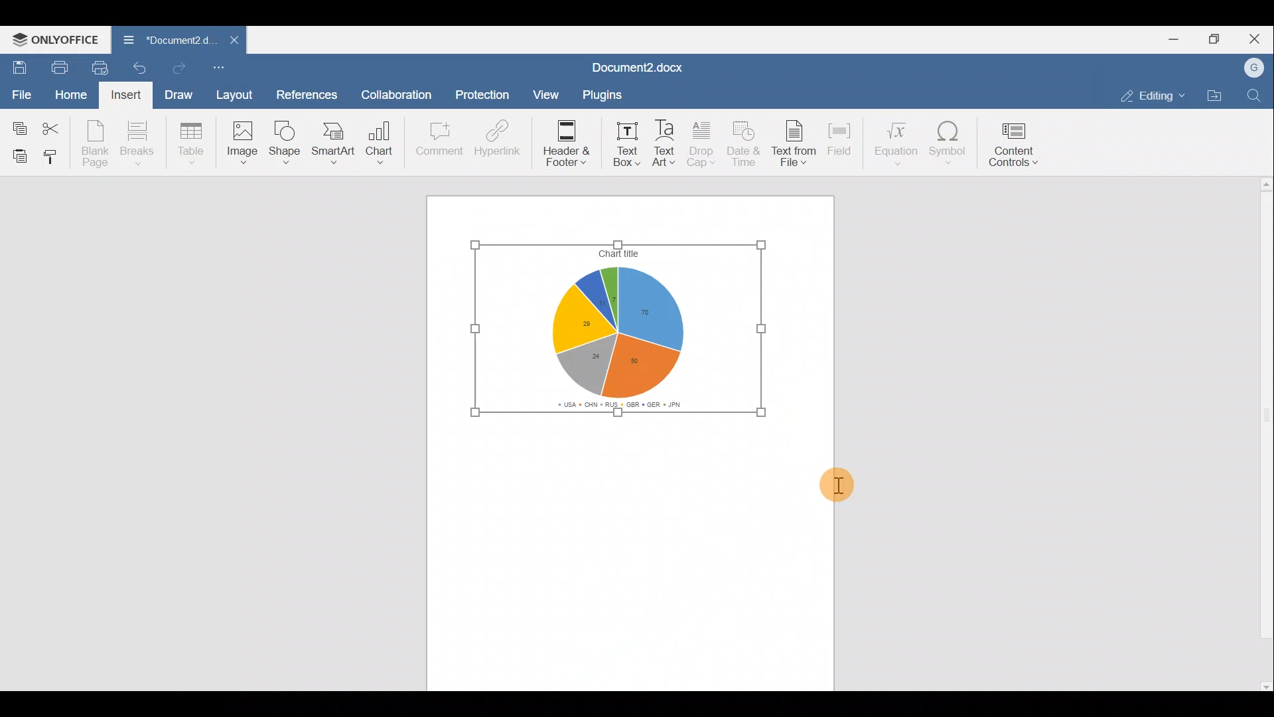  Describe the element at coordinates (437, 139) in the screenshot. I see `Comment` at that location.